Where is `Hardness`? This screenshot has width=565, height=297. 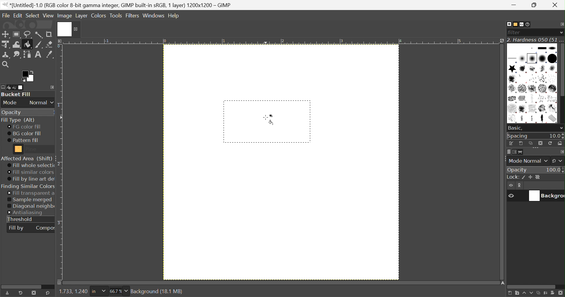
Hardness is located at coordinates (532, 58).